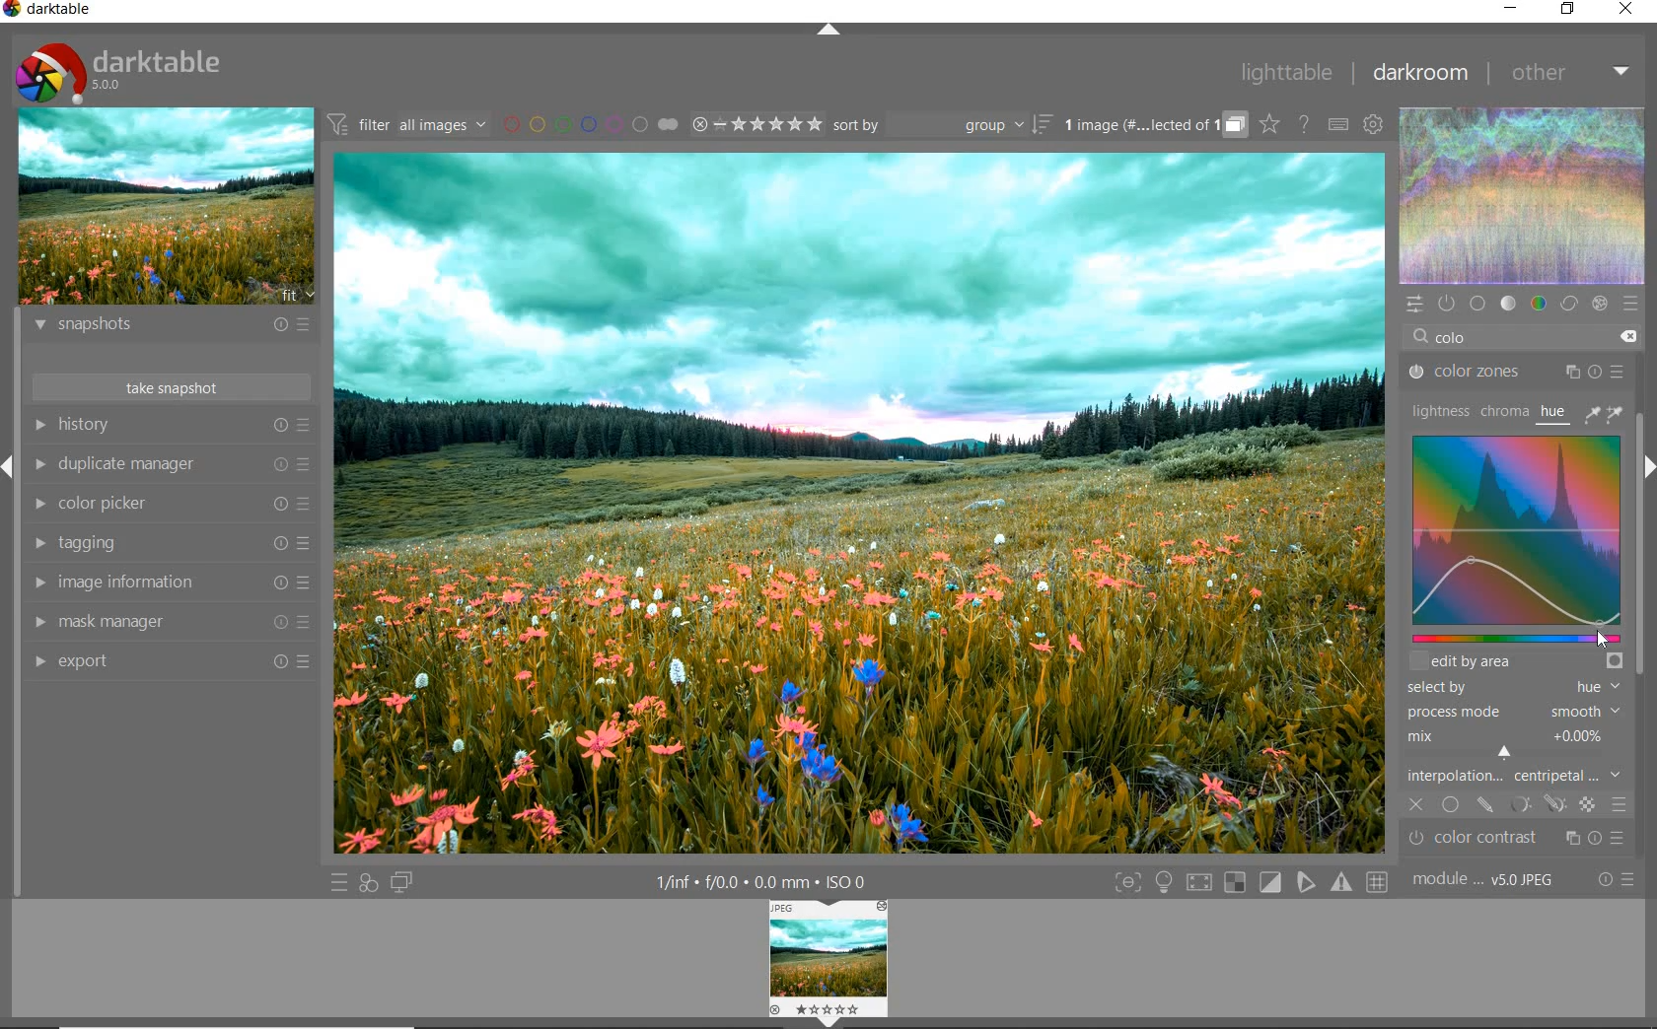  Describe the element at coordinates (941, 127) in the screenshot. I see `sort` at that location.